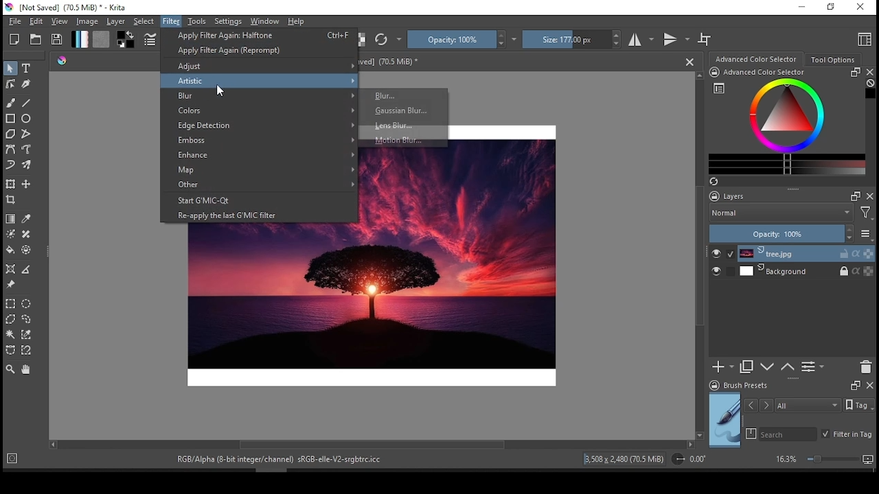 The height and width of the screenshot is (494, 879). I want to click on , so click(708, 40).